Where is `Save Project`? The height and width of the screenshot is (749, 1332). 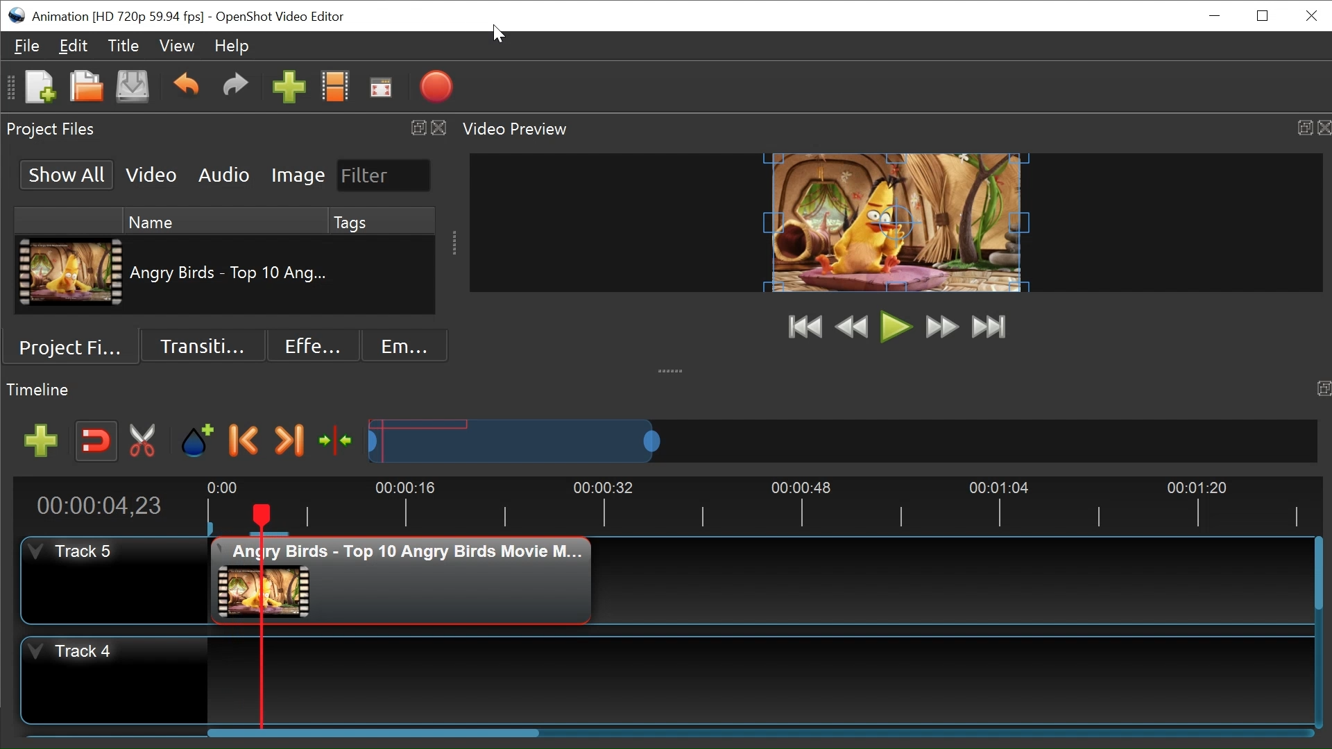 Save Project is located at coordinates (132, 88).